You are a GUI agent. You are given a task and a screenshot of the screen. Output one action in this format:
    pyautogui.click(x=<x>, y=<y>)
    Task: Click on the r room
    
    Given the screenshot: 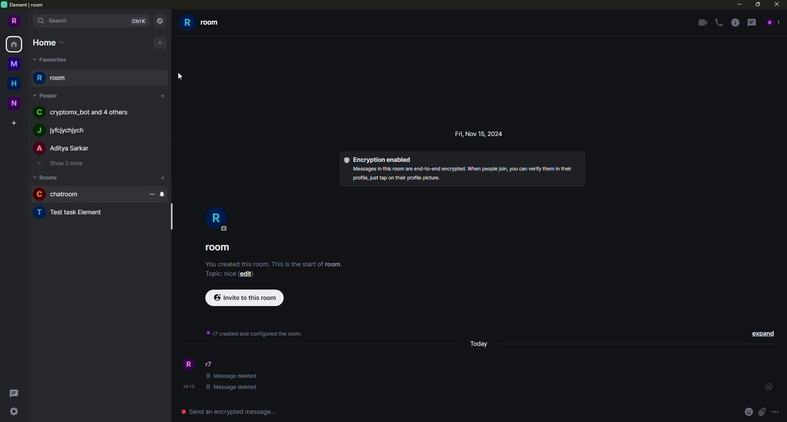 What is the action you would take?
    pyautogui.click(x=211, y=24)
    